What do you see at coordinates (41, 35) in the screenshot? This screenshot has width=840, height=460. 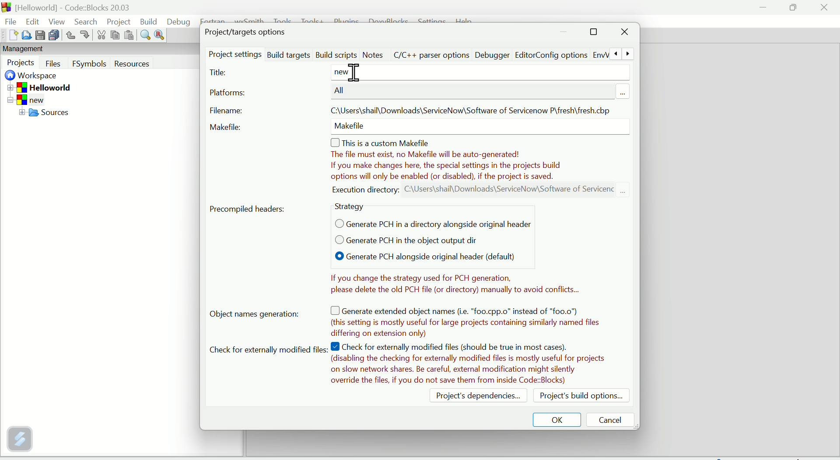 I see `Save` at bounding box center [41, 35].